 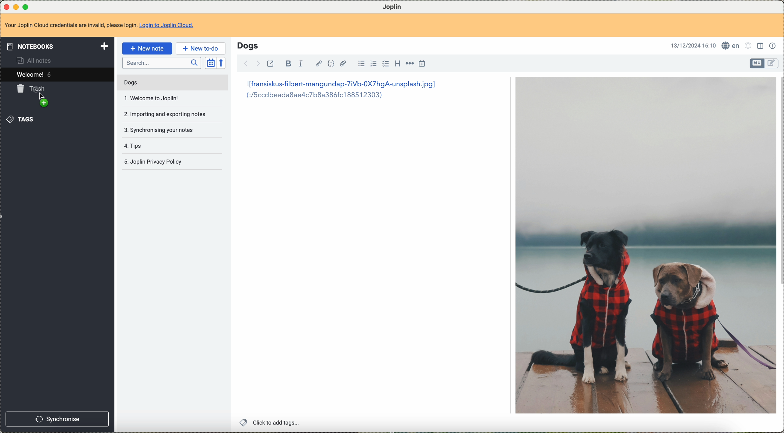 I want to click on note properties, so click(x=774, y=46).